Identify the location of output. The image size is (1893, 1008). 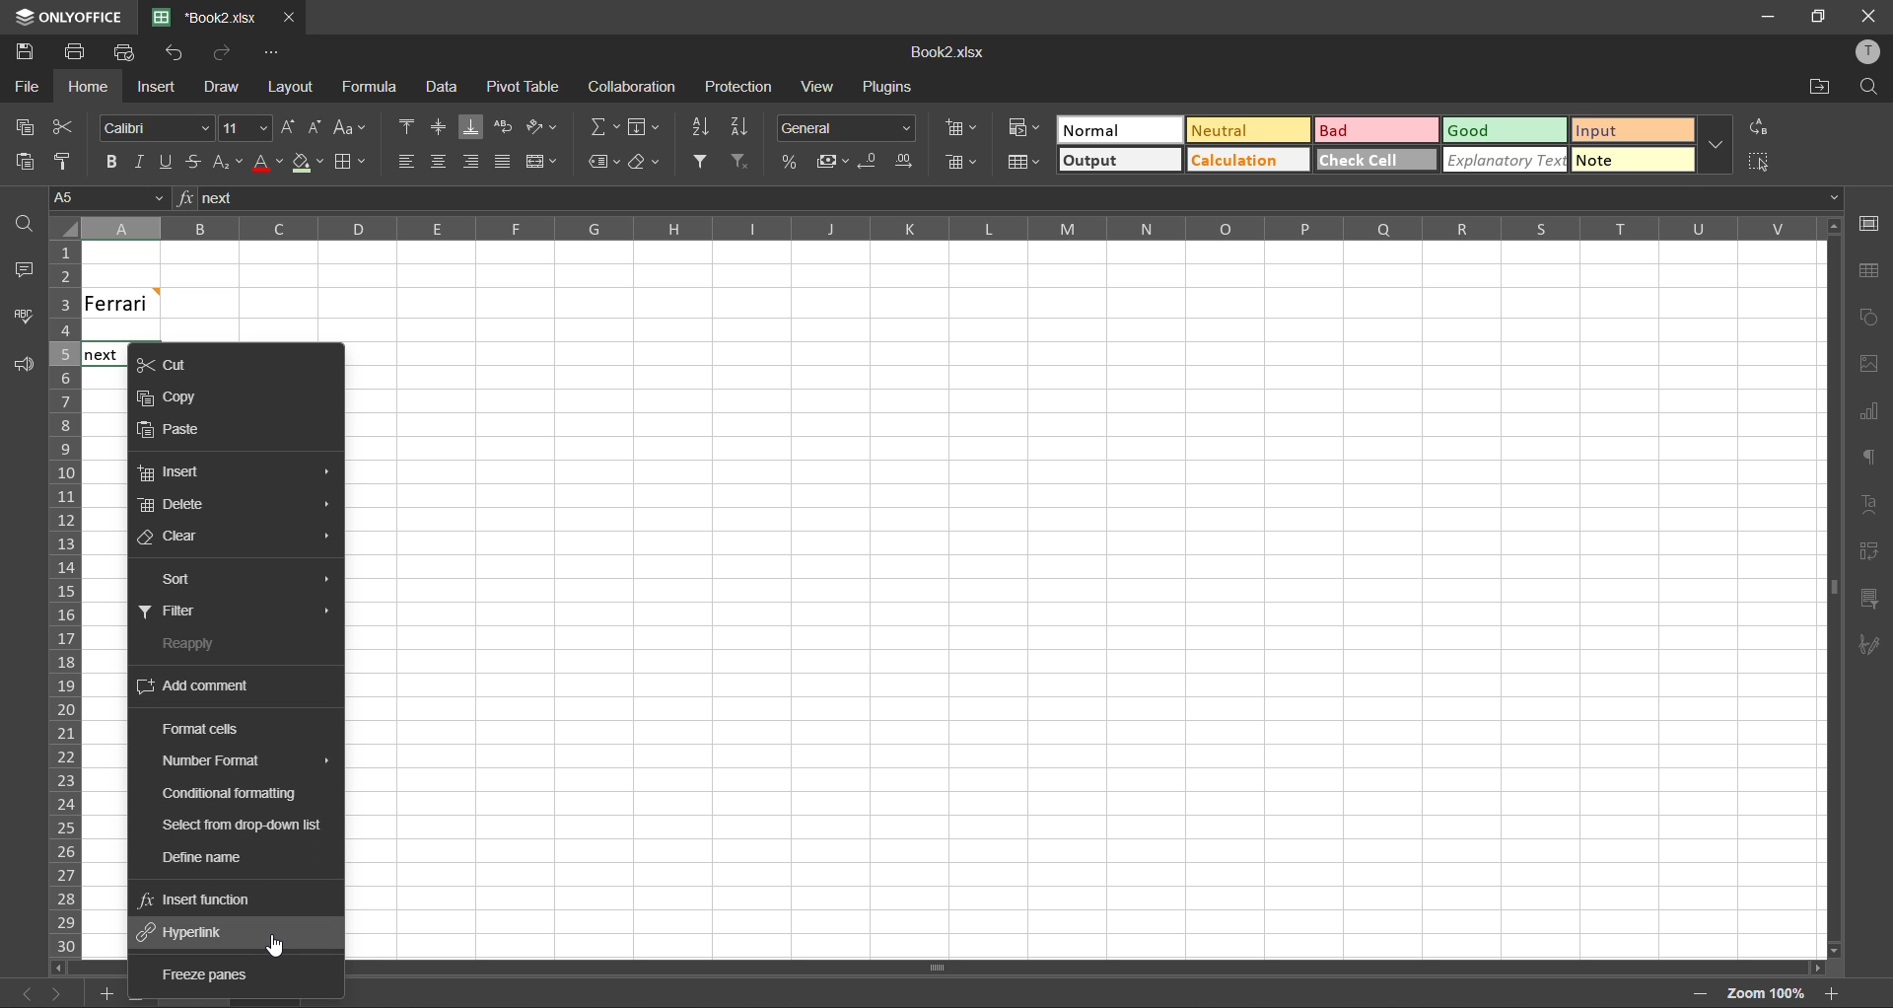
(1118, 162).